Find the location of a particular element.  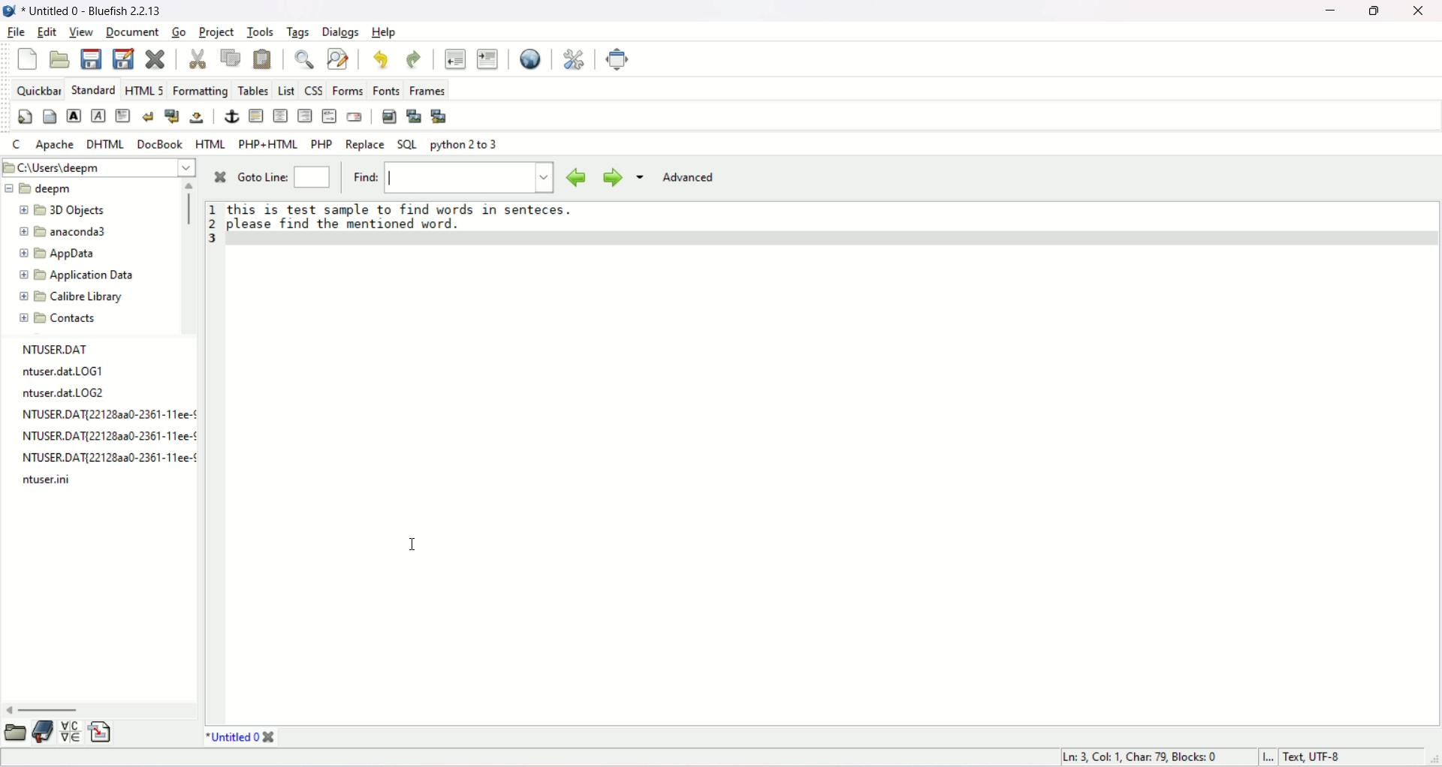

document is located at coordinates (131, 32).